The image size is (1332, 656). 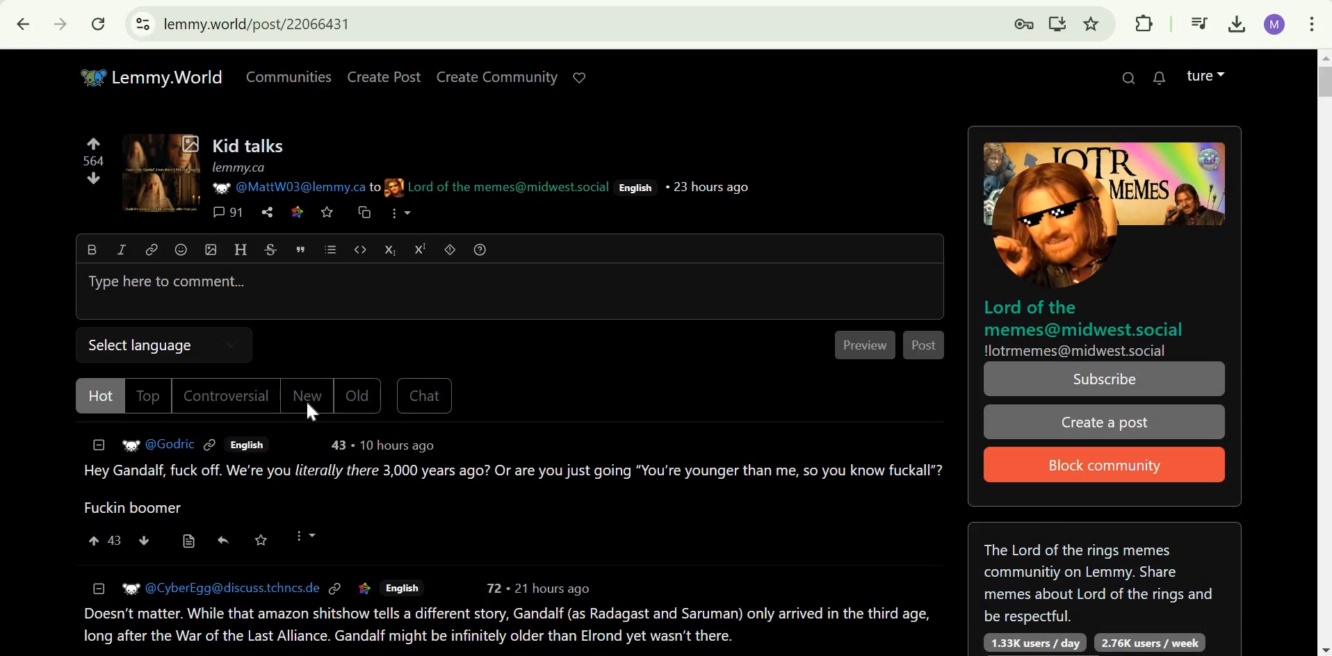 What do you see at coordinates (1160, 78) in the screenshot?
I see `0 unread messages` at bounding box center [1160, 78].